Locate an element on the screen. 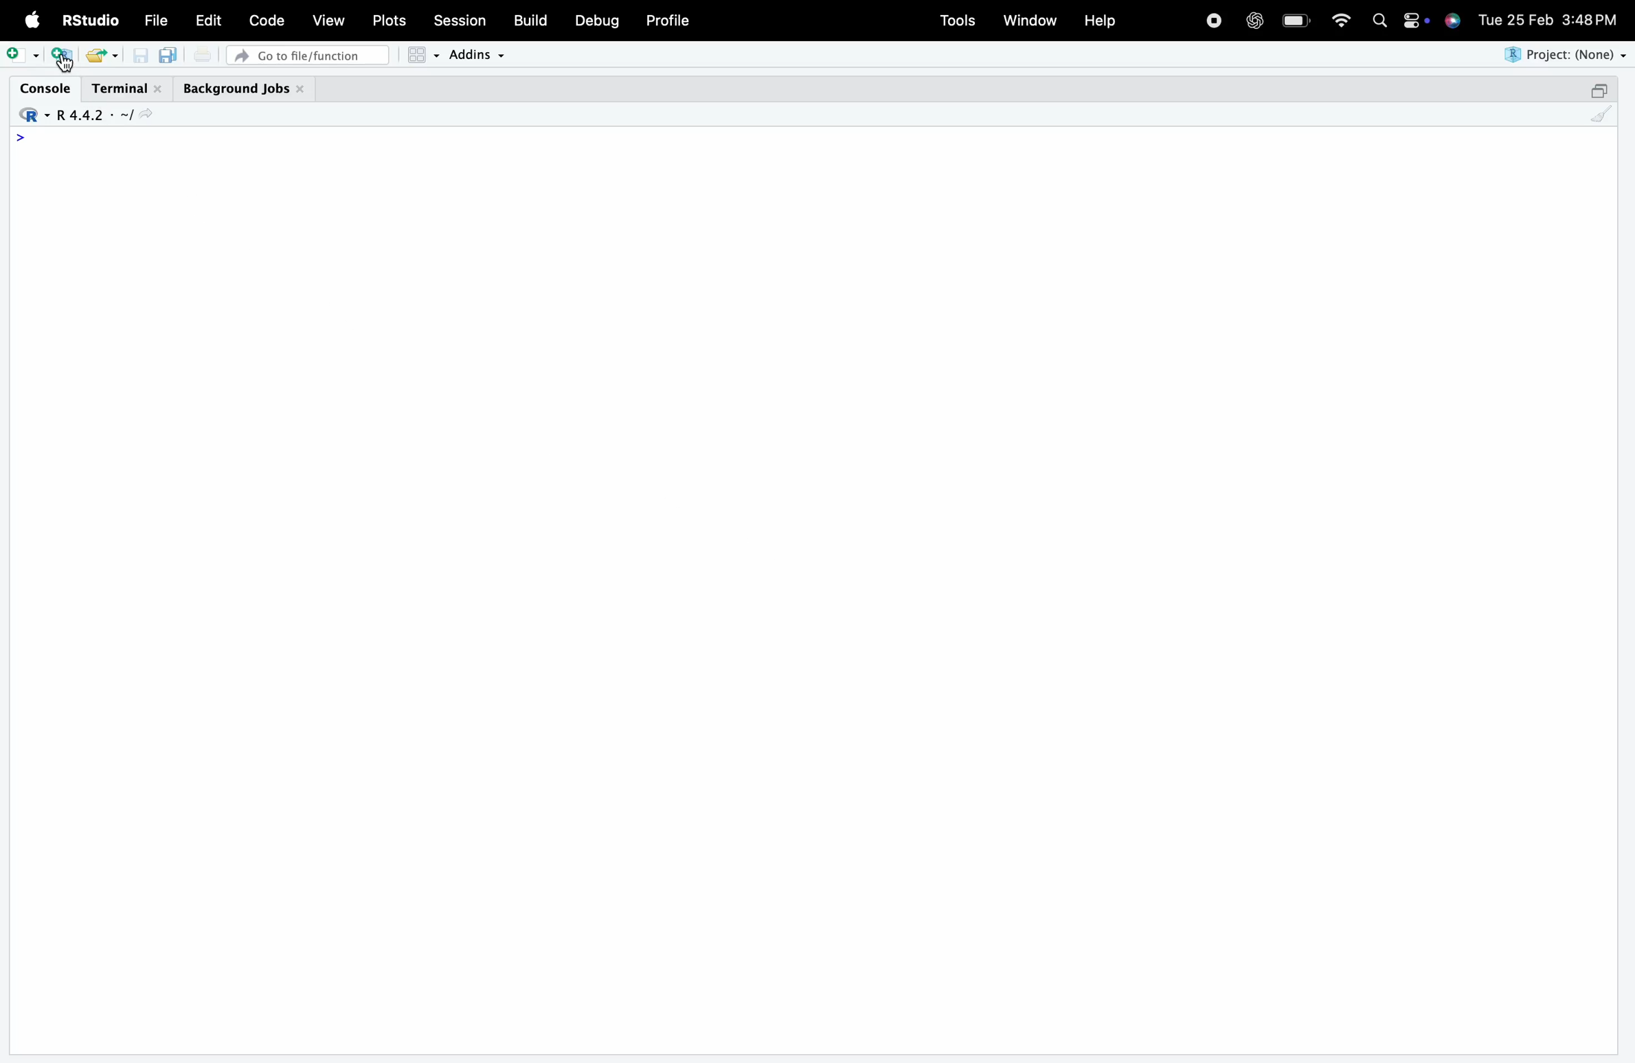 Image resolution: width=1635 pixels, height=1063 pixels. Debug is located at coordinates (598, 21).